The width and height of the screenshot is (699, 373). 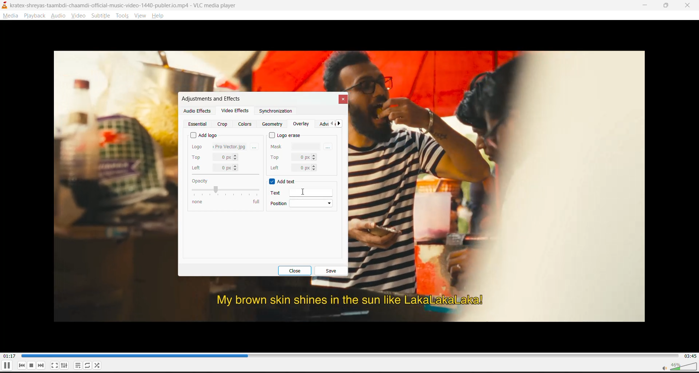 What do you see at coordinates (87, 366) in the screenshot?
I see `loop` at bounding box center [87, 366].